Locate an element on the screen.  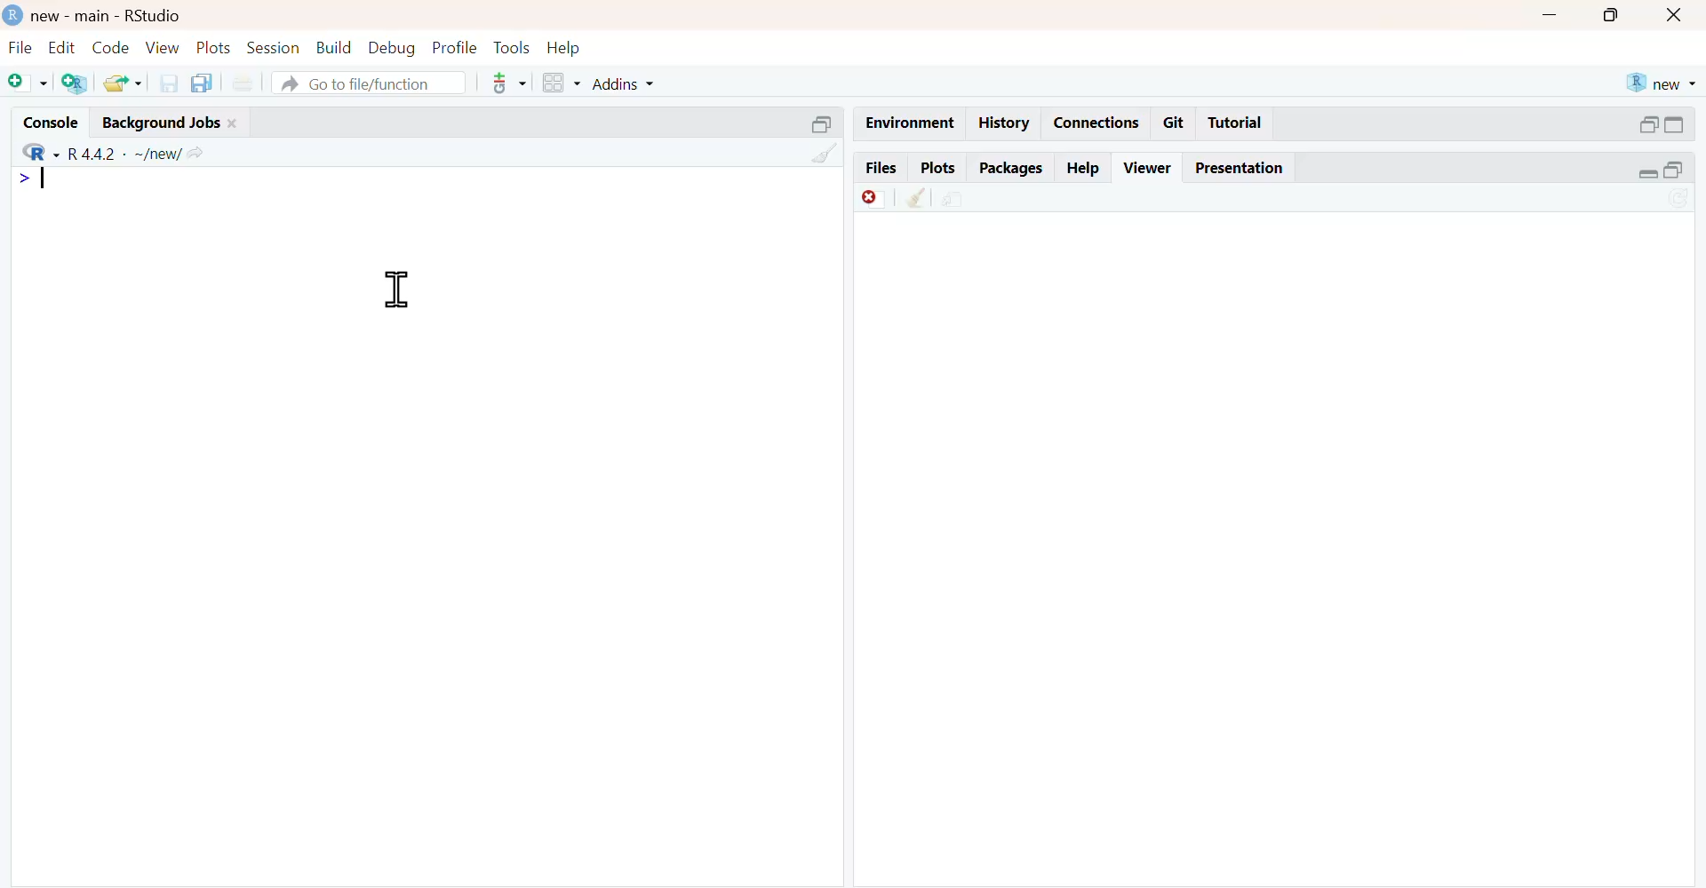
viewer is located at coordinates (1148, 168).